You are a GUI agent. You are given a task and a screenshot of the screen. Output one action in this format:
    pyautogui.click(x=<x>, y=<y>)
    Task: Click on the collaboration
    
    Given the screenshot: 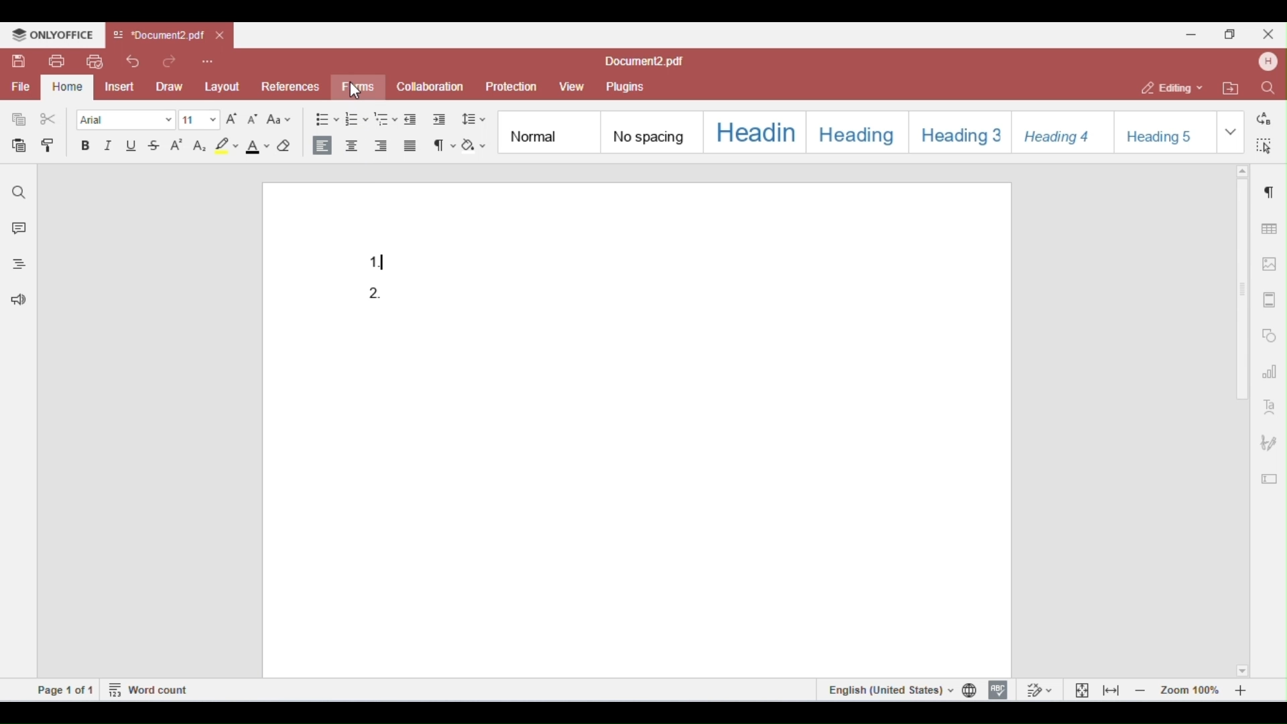 What is the action you would take?
    pyautogui.click(x=430, y=86)
    